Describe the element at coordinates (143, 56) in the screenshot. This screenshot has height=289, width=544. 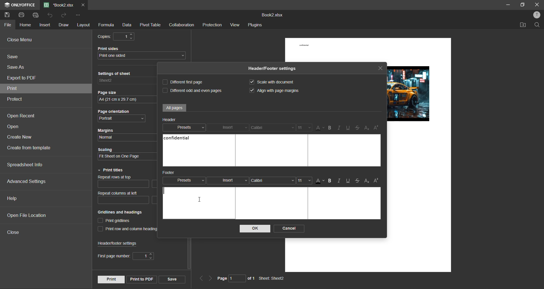
I see `print sides` at that location.